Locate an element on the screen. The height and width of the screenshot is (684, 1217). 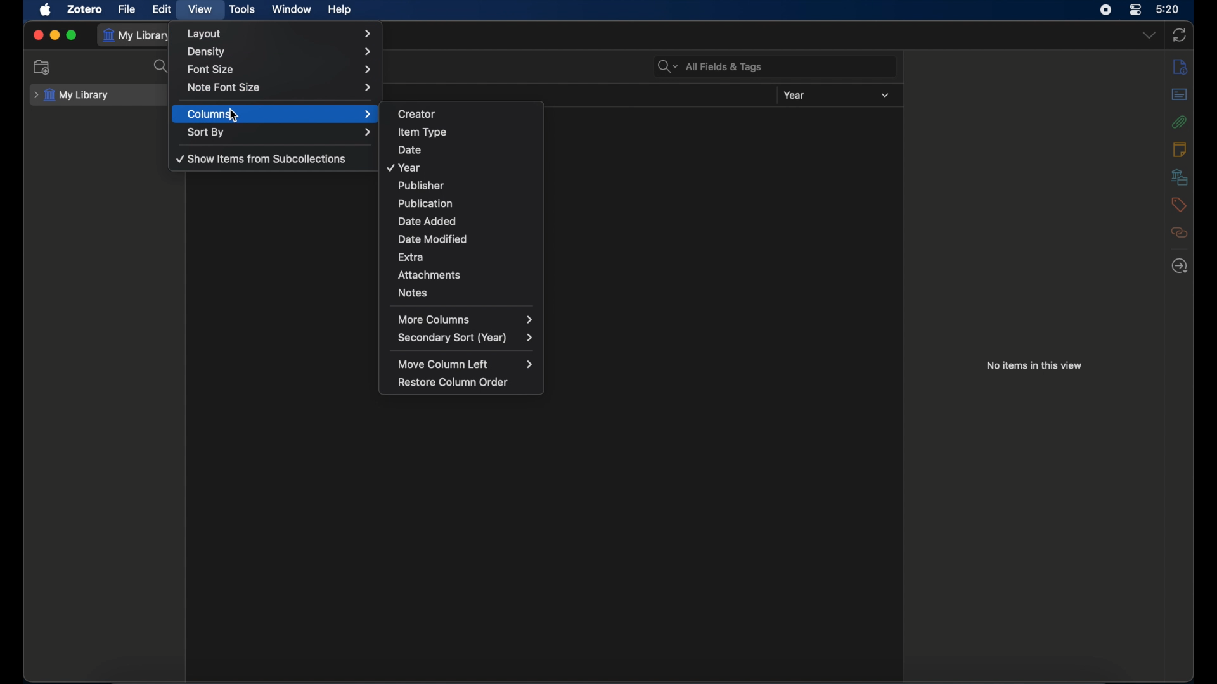
libraries is located at coordinates (1179, 177).